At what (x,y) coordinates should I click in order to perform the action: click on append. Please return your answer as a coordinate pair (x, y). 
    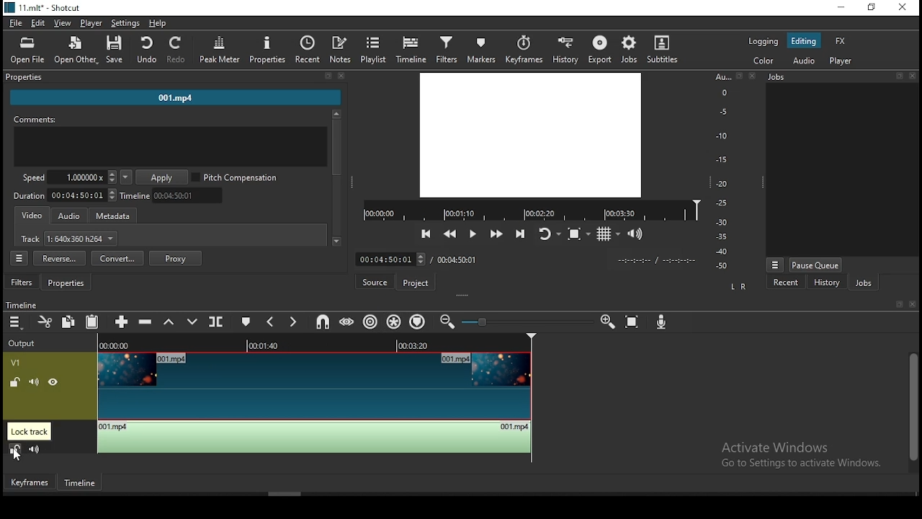
    Looking at the image, I should click on (123, 321).